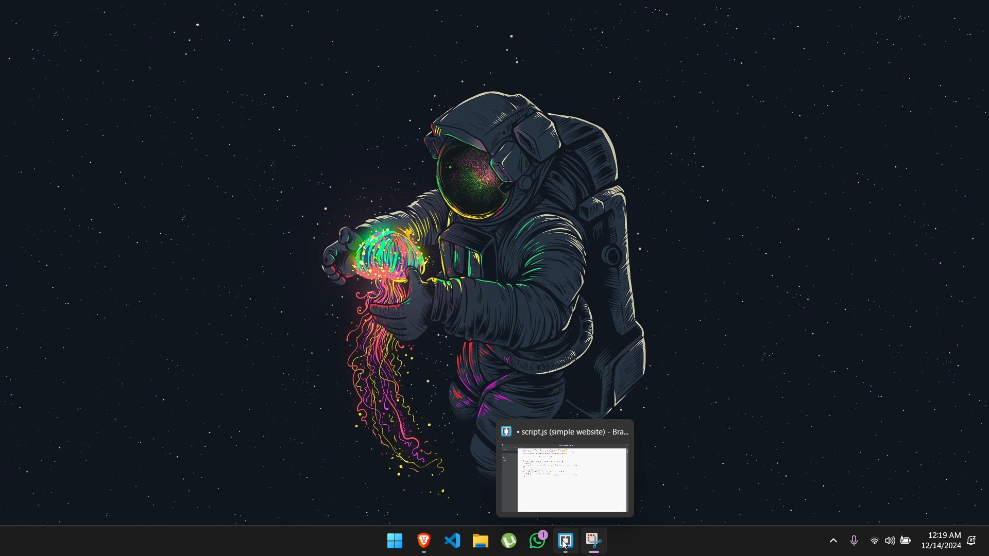 Image resolution: width=989 pixels, height=556 pixels. Describe the element at coordinates (568, 467) in the screenshot. I see `hover application preview` at that location.